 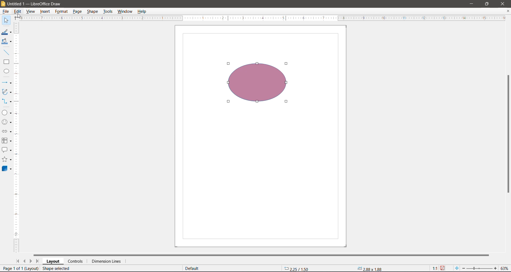 What do you see at coordinates (7, 31) in the screenshot?
I see `Line Color` at bounding box center [7, 31].